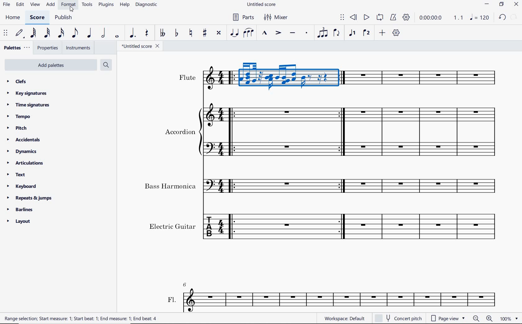 Image resolution: width=522 pixels, height=324 pixels. What do you see at coordinates (62, 34) in the screenshot?
I see `16th note` at bounding box center [62, 34].